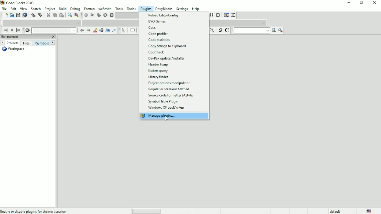 Image resolution: width=381 pixels, height=214 pixels. Describe the element at coordinates (132, 8) in the screenshot. I see `Tools+` at that location.